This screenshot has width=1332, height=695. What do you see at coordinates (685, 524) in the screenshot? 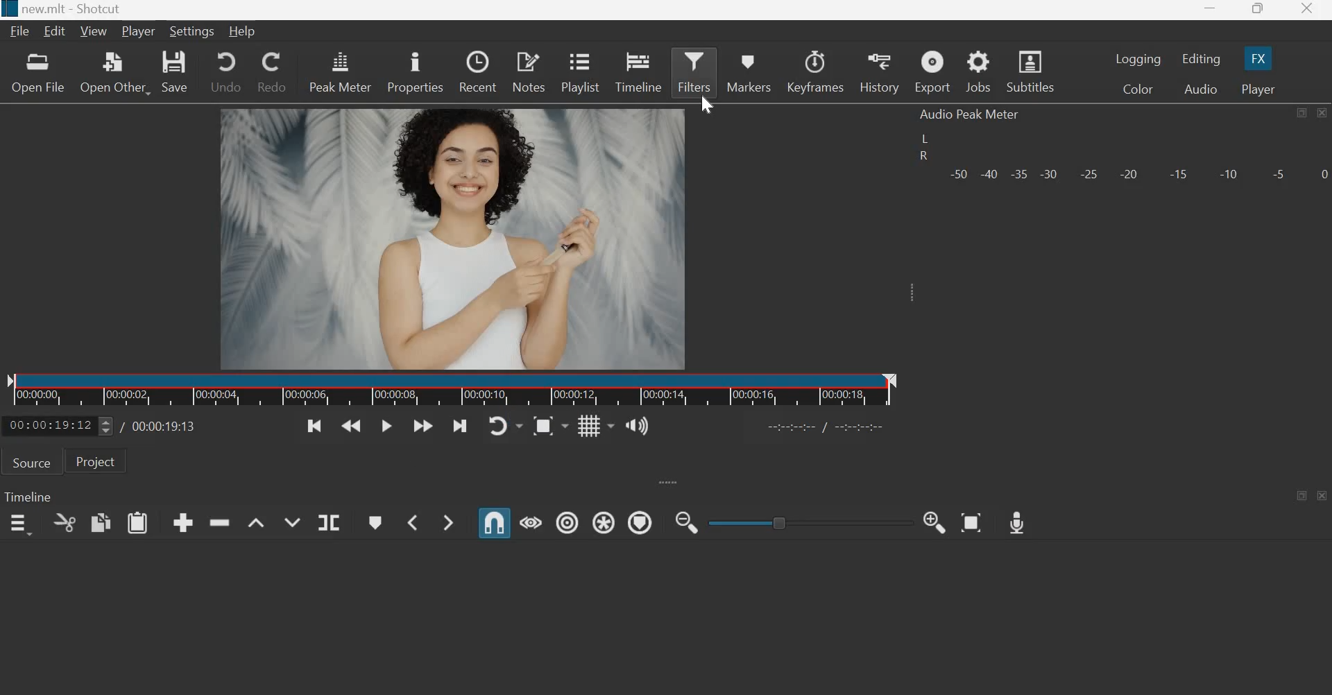
I see `Zoom Timeline out` at bounding box center [685, 524].